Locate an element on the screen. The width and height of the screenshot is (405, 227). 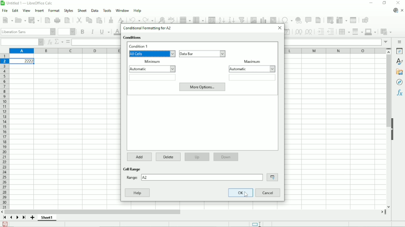
Insert hyperlink is located at coordinates (299, 20).